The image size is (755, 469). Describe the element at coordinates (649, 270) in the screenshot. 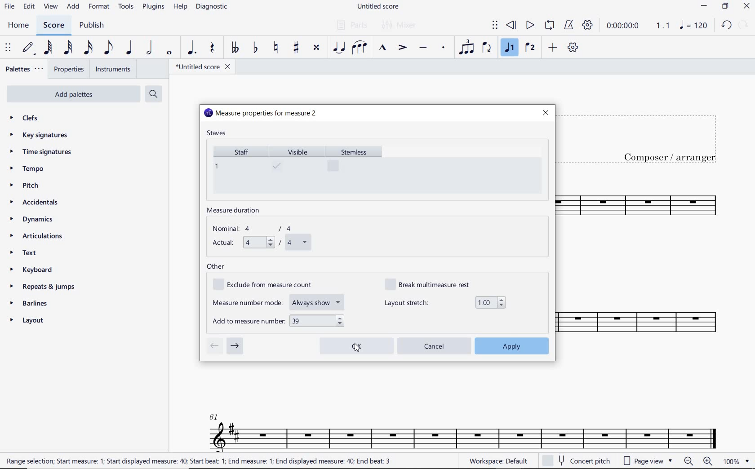

I see `INSTRUMENT: TENOR SAXOPHONE` at that location.